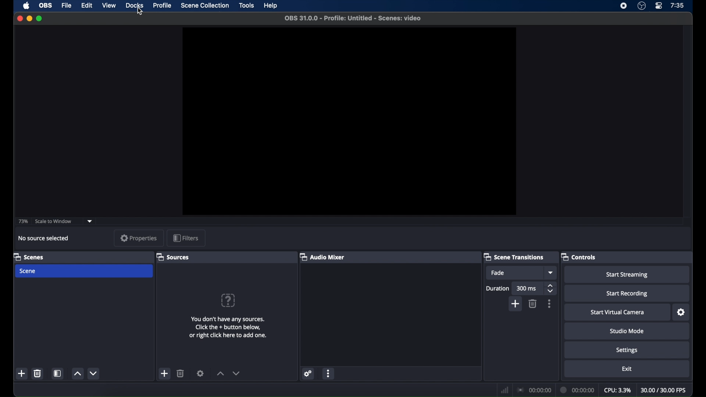  What do you see at coordinates (134, 6) in the screenshot?
I see `docks` at bounding box center [134, 6].